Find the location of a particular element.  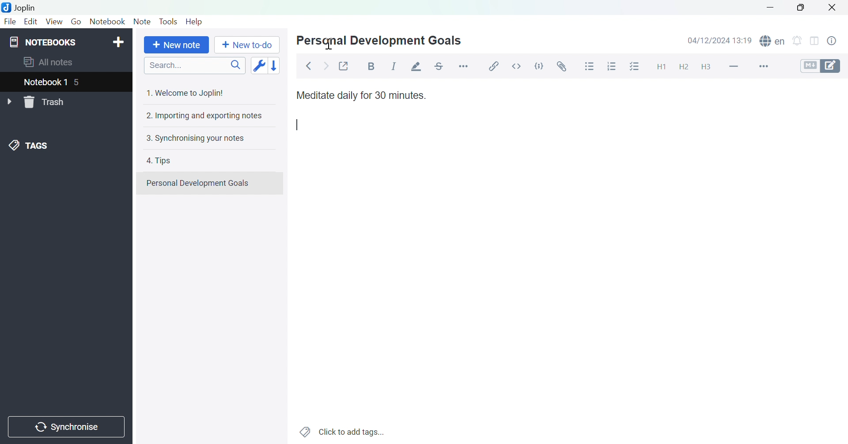

Code is located at coordinates (538, 65).